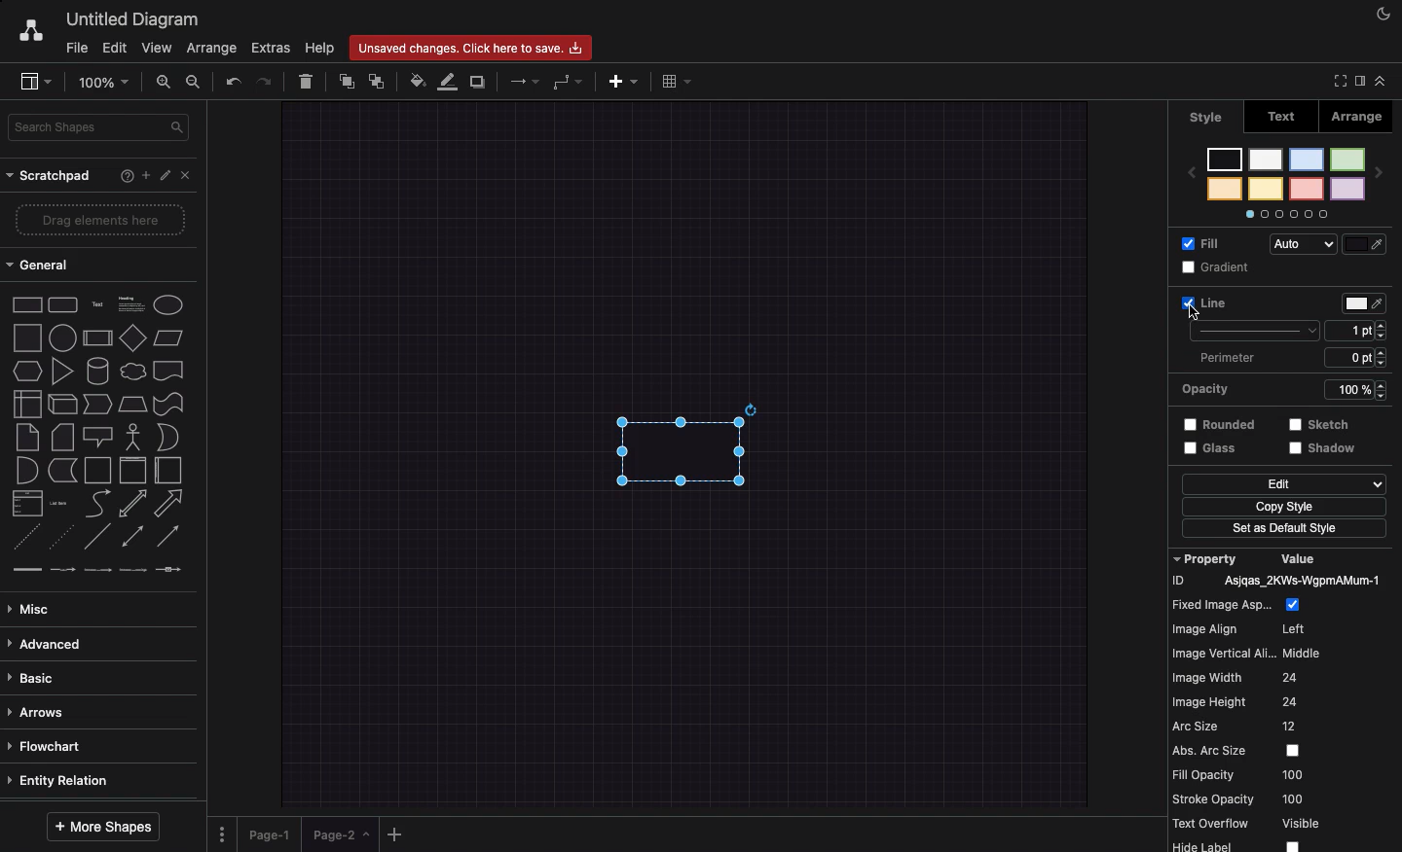 The width and height of the screenshot is (1402, 852). What do you see at coordinates (1320, 423) in the screenshot?
I see `sketch` at bounding box center [1320, 423].